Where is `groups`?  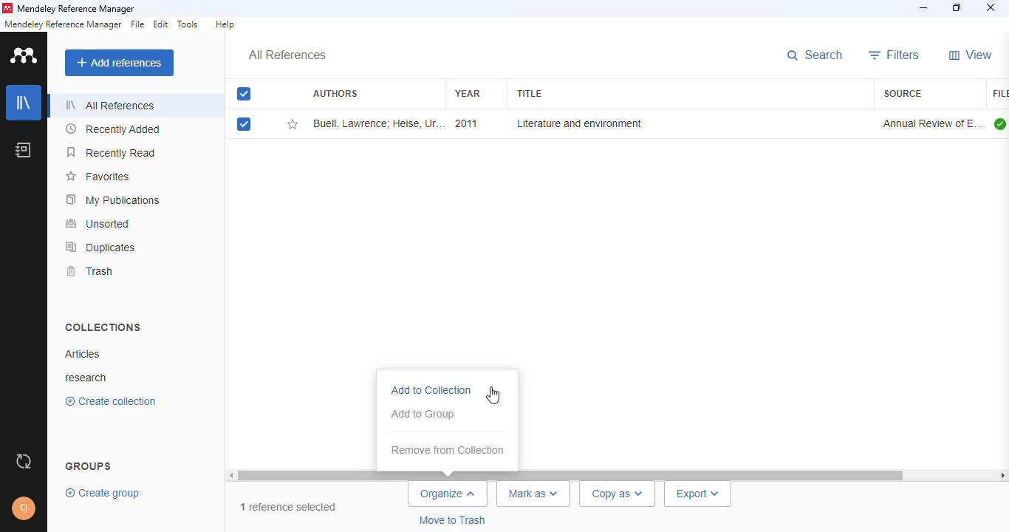 groups is located at coordinates (89, 464).